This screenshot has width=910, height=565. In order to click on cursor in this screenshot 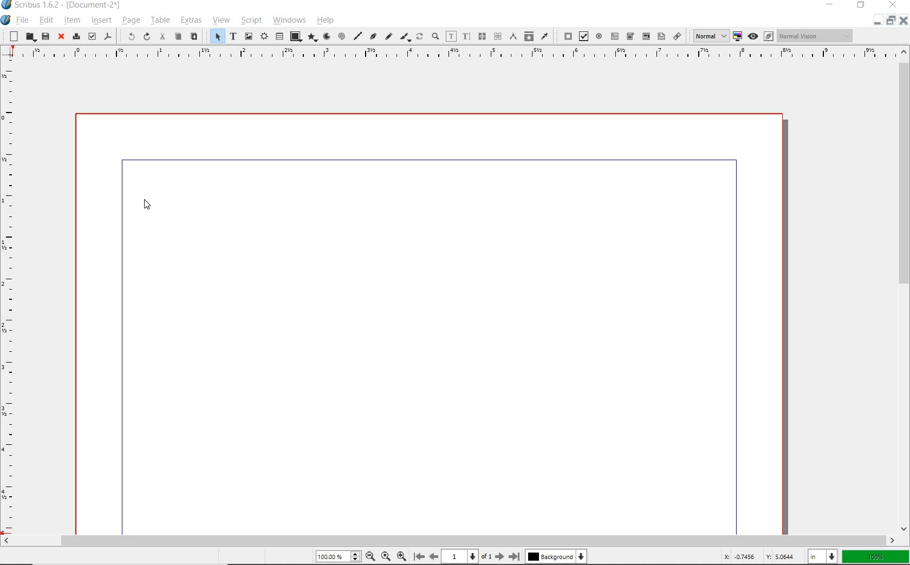, I will do `click(145, 208)`.